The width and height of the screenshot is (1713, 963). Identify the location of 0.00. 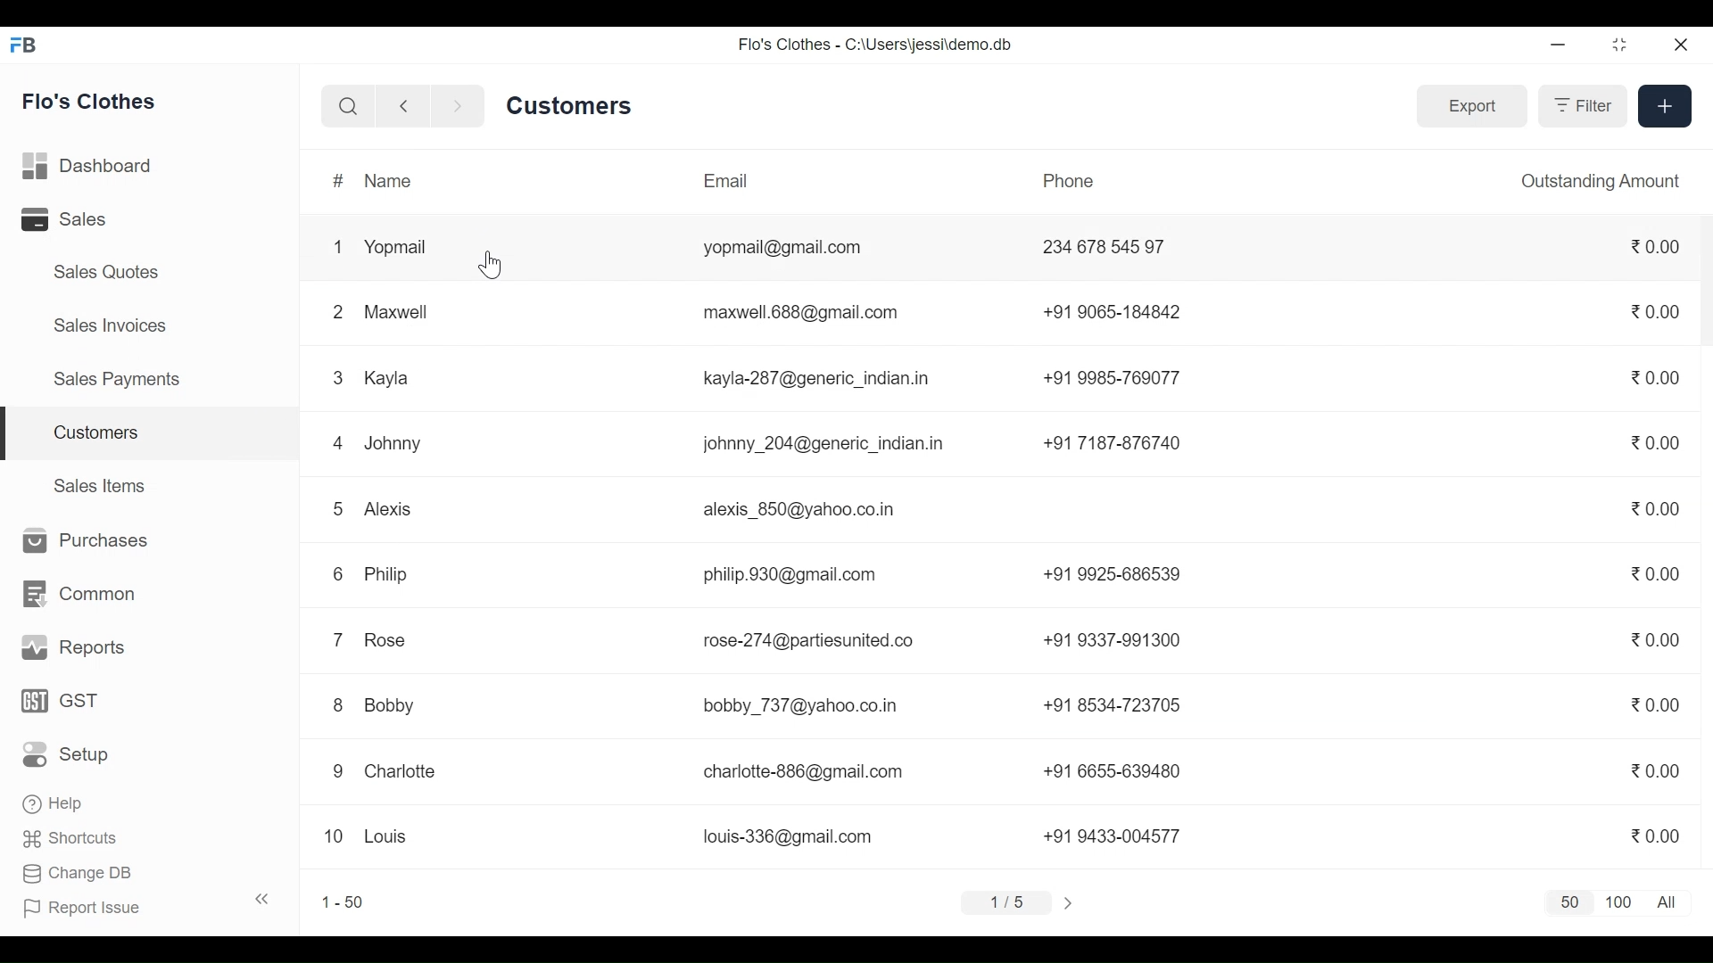
(1656, 377).